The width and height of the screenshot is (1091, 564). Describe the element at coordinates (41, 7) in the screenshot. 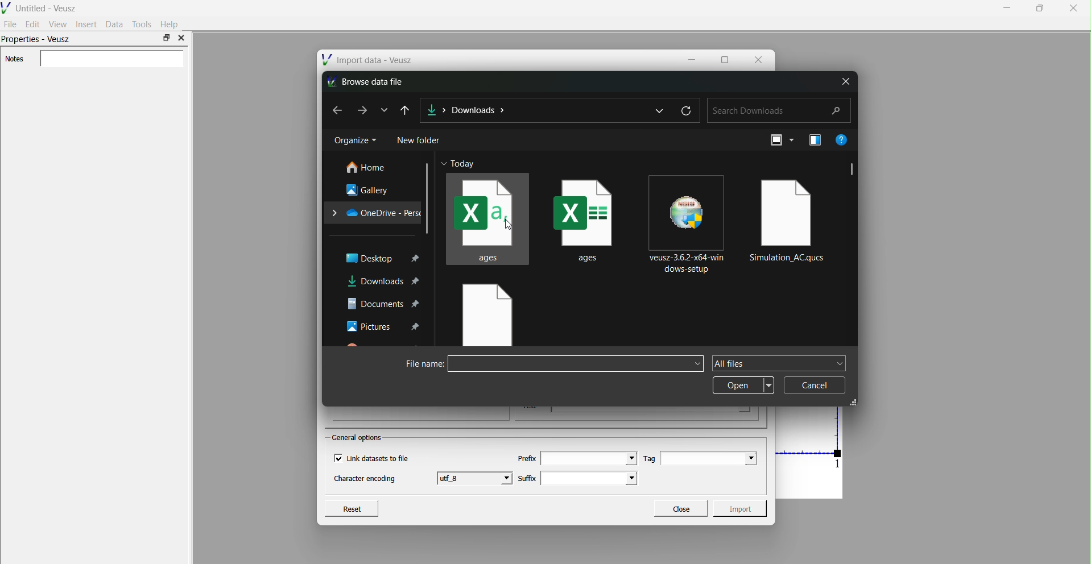

I see `Untitled - Veusz` at that location.